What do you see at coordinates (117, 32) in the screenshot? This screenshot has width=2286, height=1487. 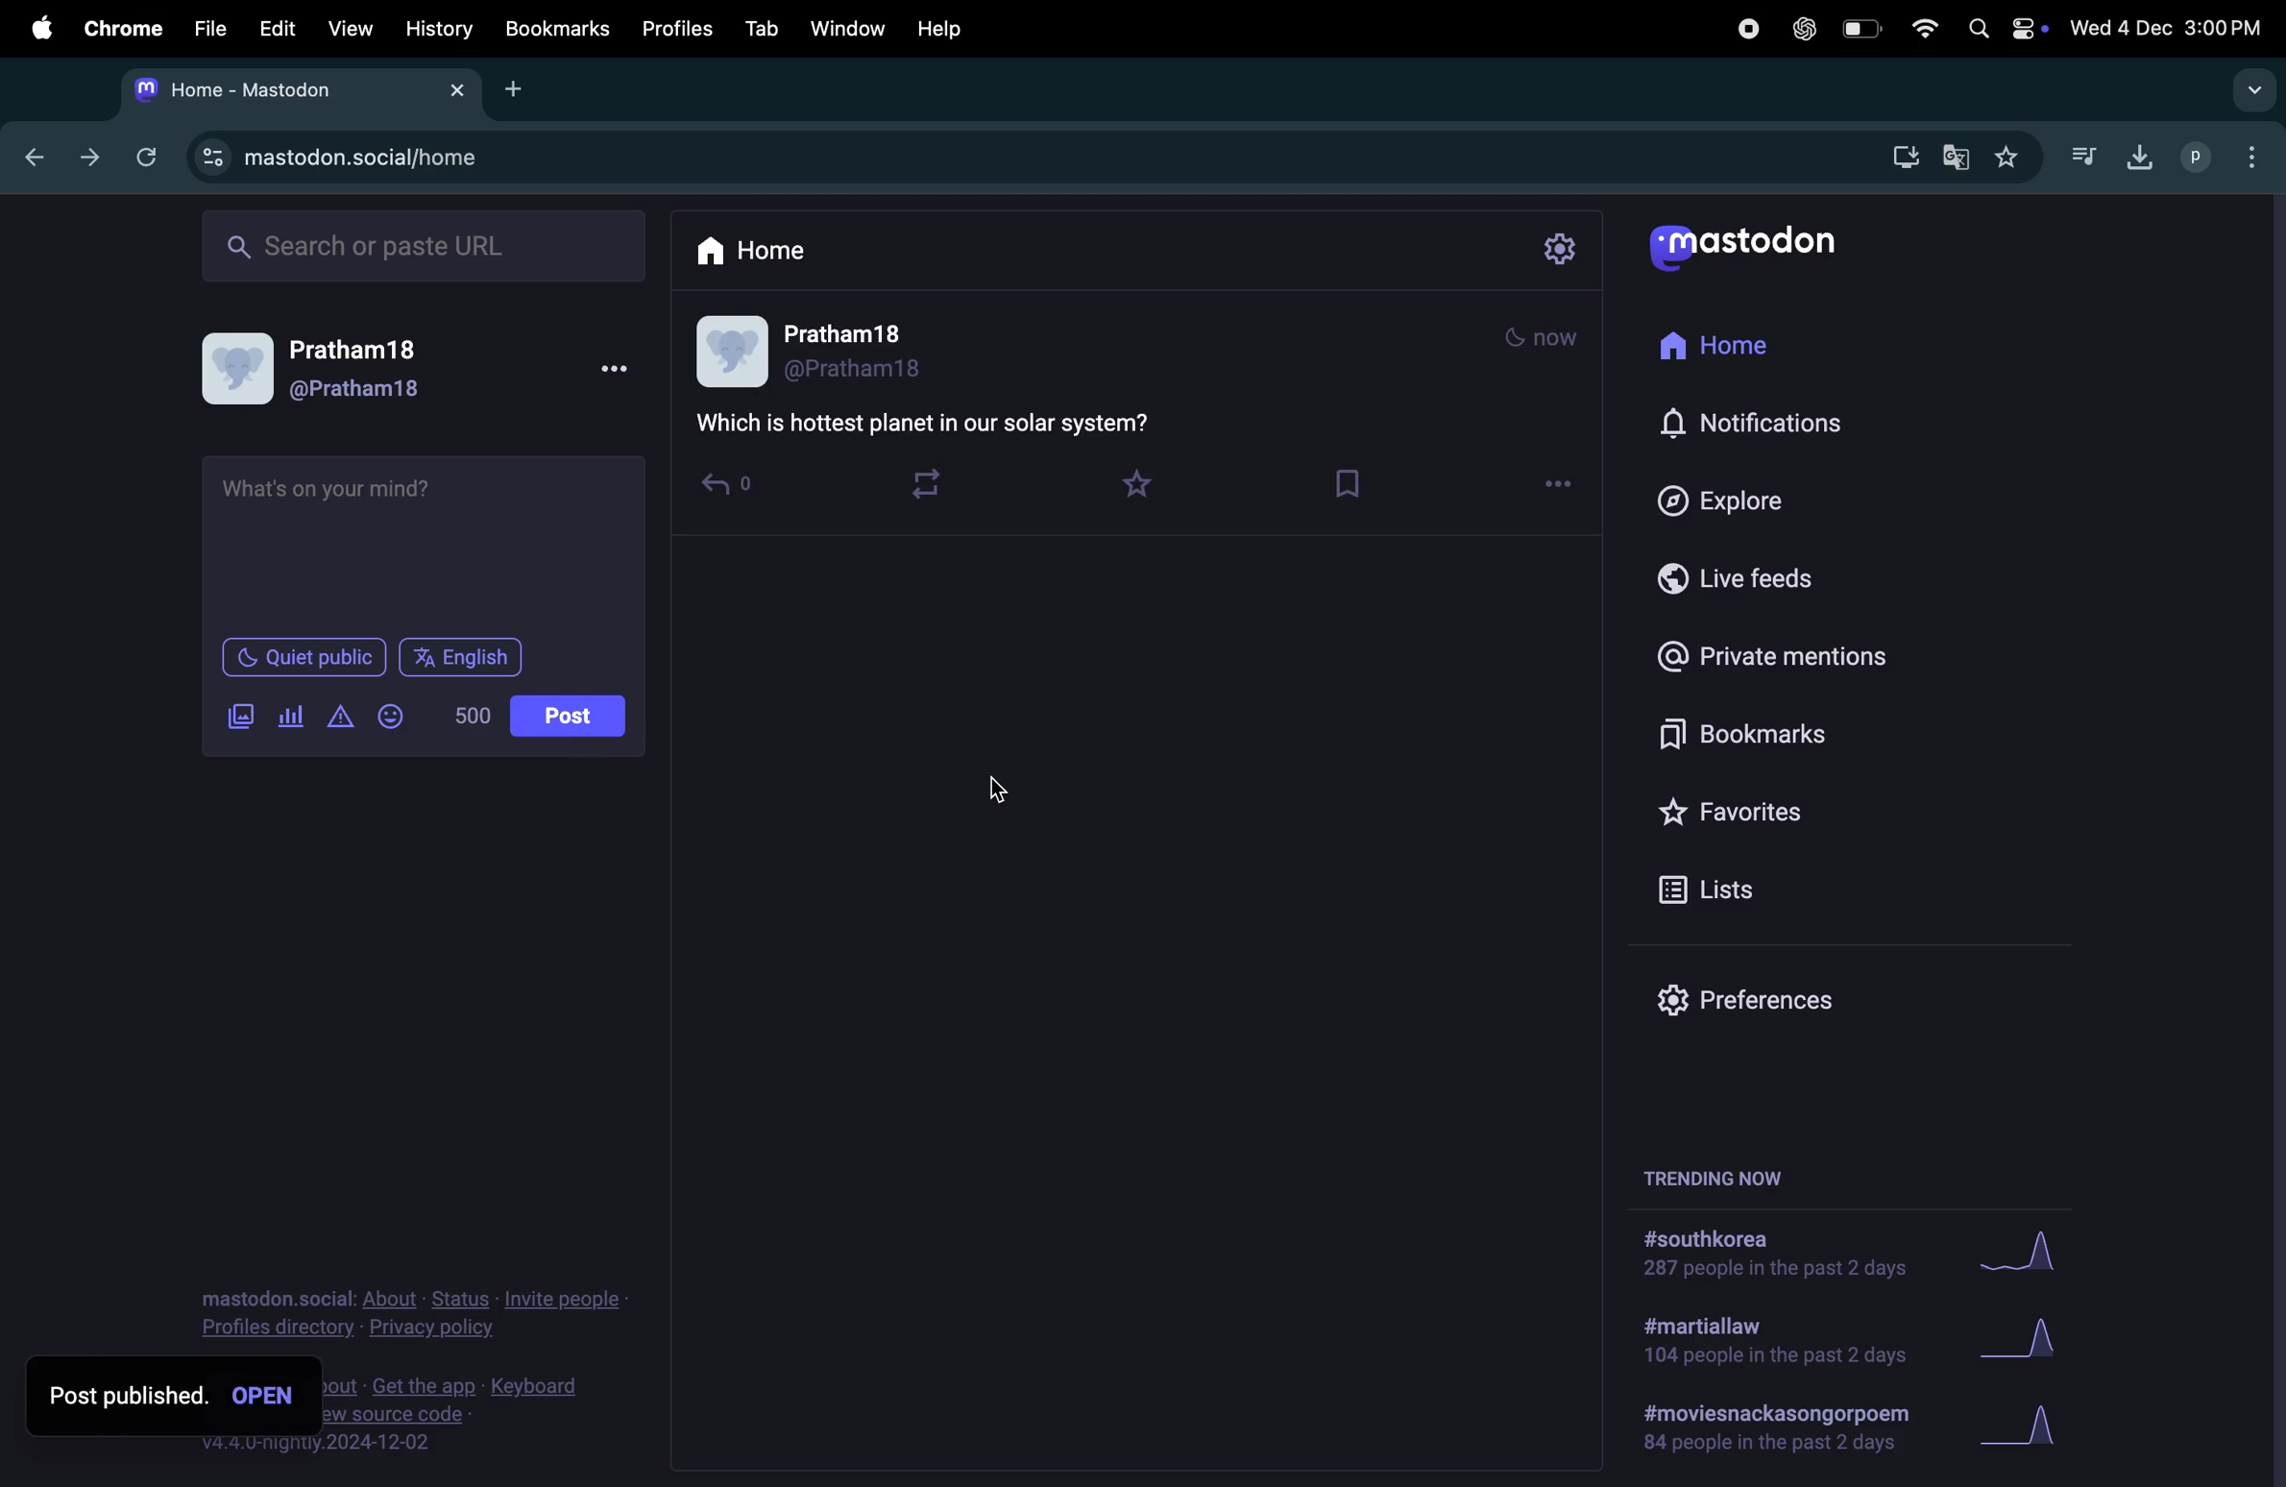 I see `chrome` at bounding box center [117, 32].